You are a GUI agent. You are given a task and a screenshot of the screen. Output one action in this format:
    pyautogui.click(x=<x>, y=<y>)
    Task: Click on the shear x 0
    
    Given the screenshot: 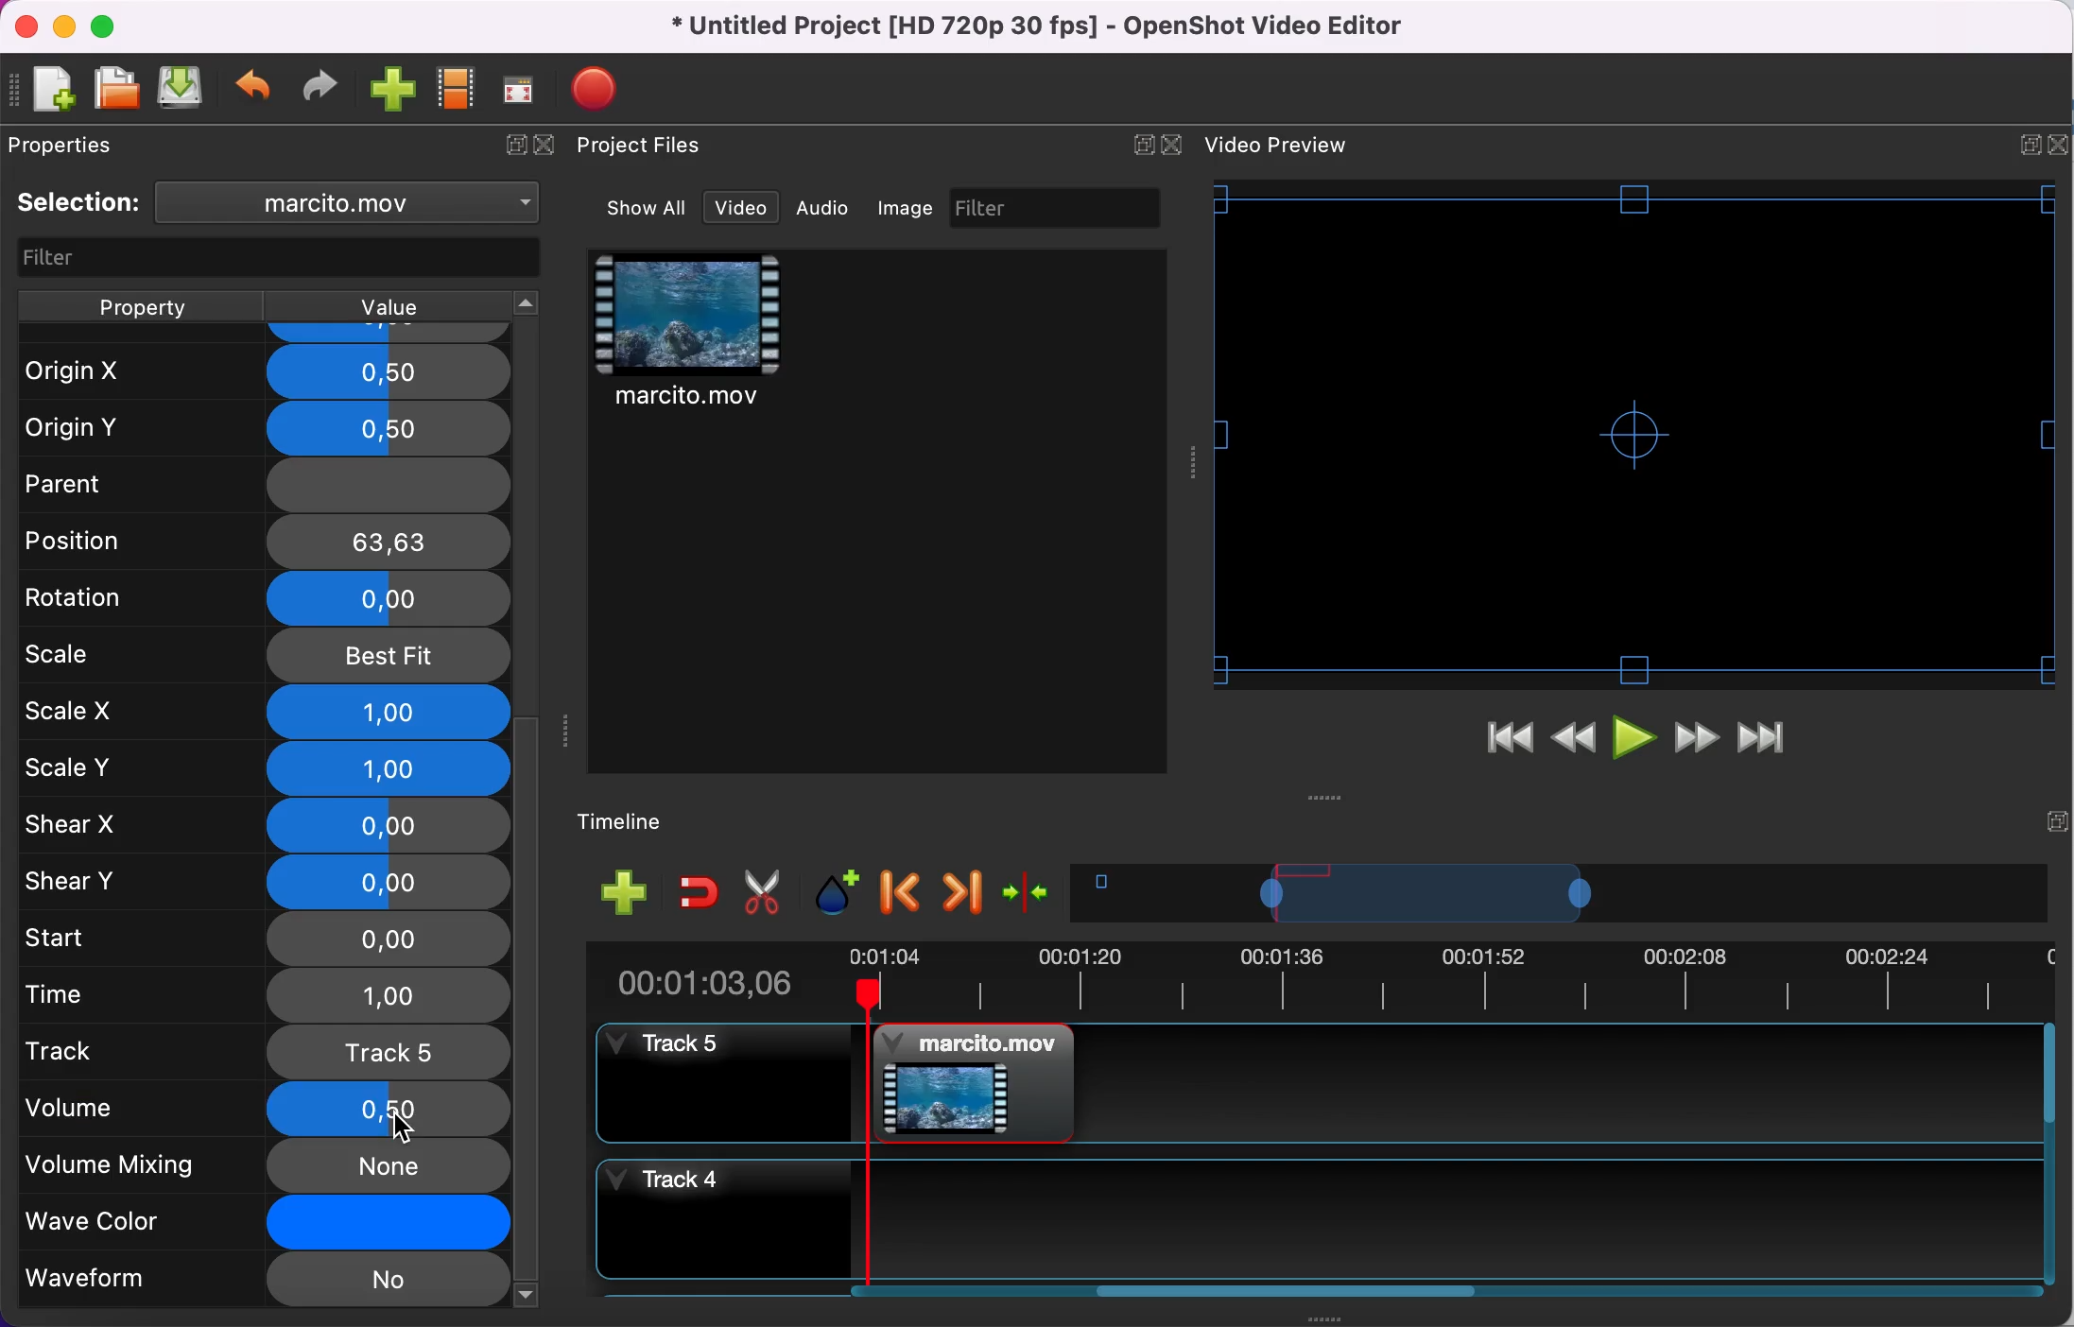 What is the action you would take?
    pyautogui.click(x=265, y=826)
    